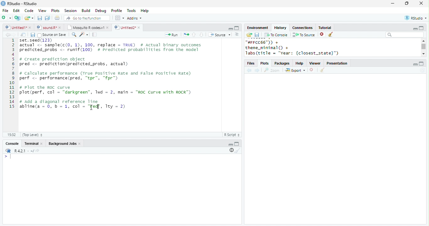 The image size is (429, 226). I want to click on compile report, so click(95, 34).